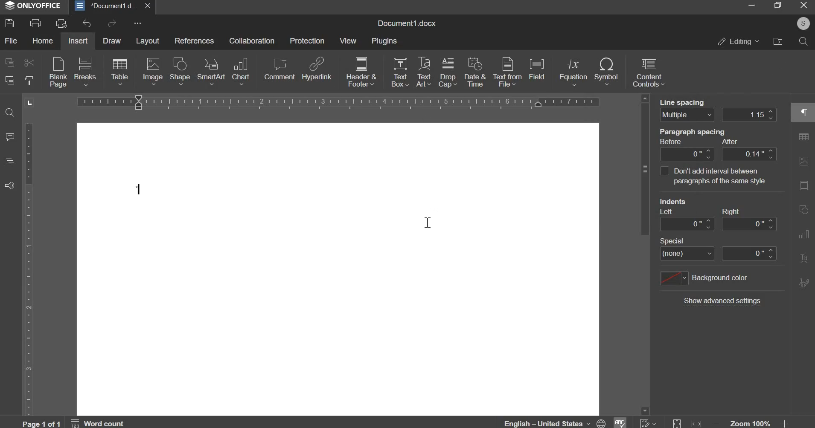 Image resolution: width=815 pixels, height=428 pixels. What do you see at coordinates (212, 71) in the screenshot?
I see `smartart` at bounding box center [212, 71].